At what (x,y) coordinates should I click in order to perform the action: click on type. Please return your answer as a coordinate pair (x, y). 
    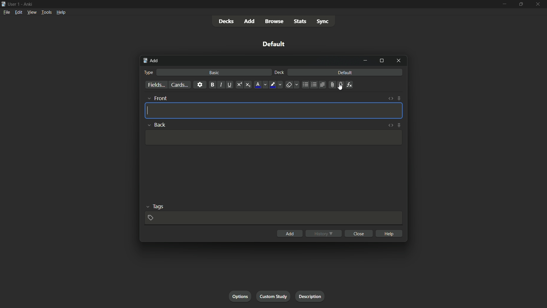
    Looking at the image, I should click on (149, 72).